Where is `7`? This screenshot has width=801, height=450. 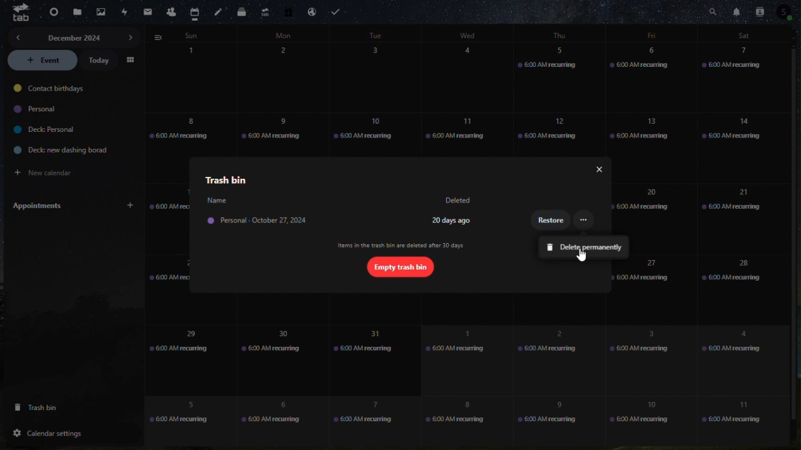
7 is located at coordinates (745, 80).